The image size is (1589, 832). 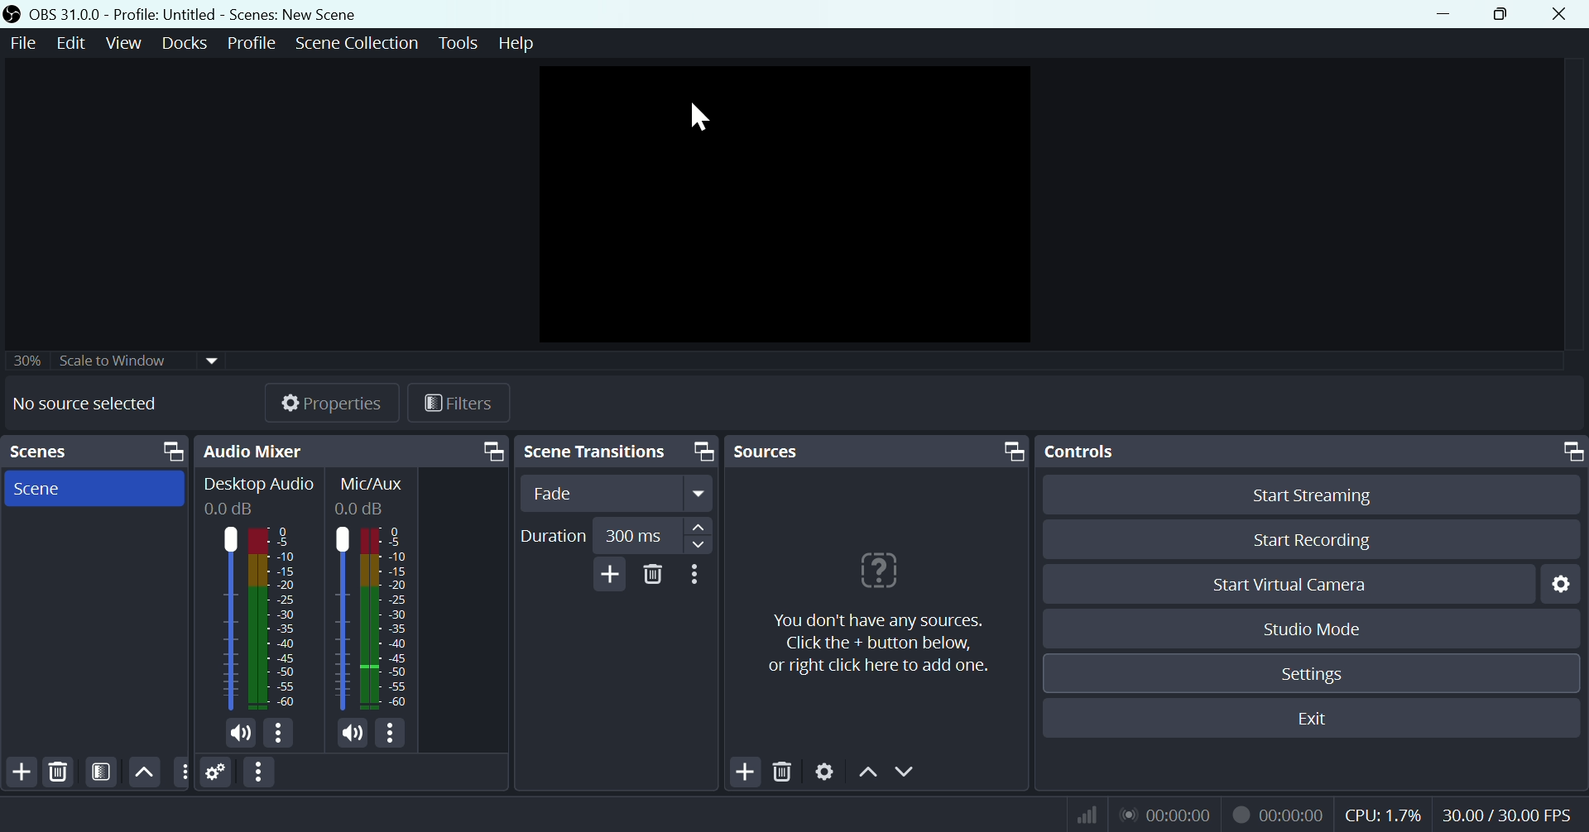 What do you see at coordinates (1304, 583) in the screenshot?
I see `Start virtual camera` at bounding box center [1304, 583].